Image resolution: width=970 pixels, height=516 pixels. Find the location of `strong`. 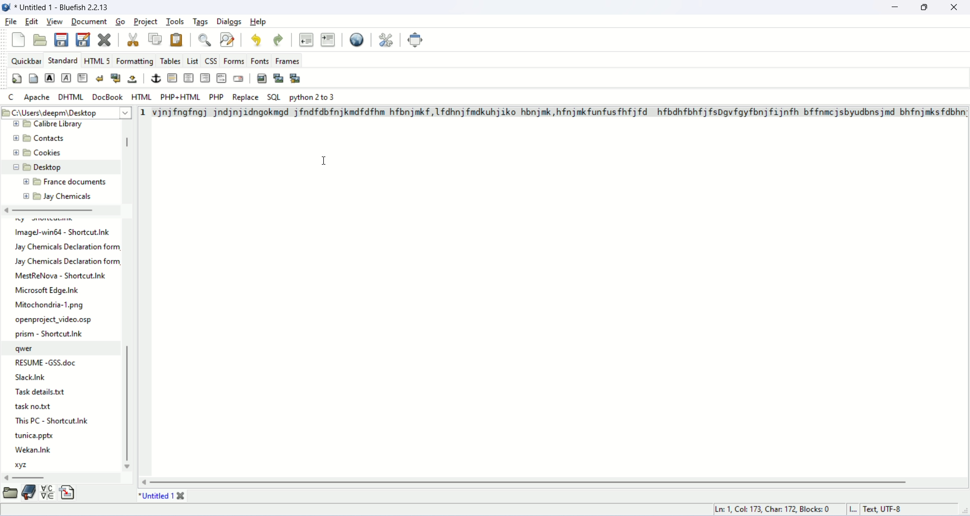

strong is located at coordinates (50, 77).